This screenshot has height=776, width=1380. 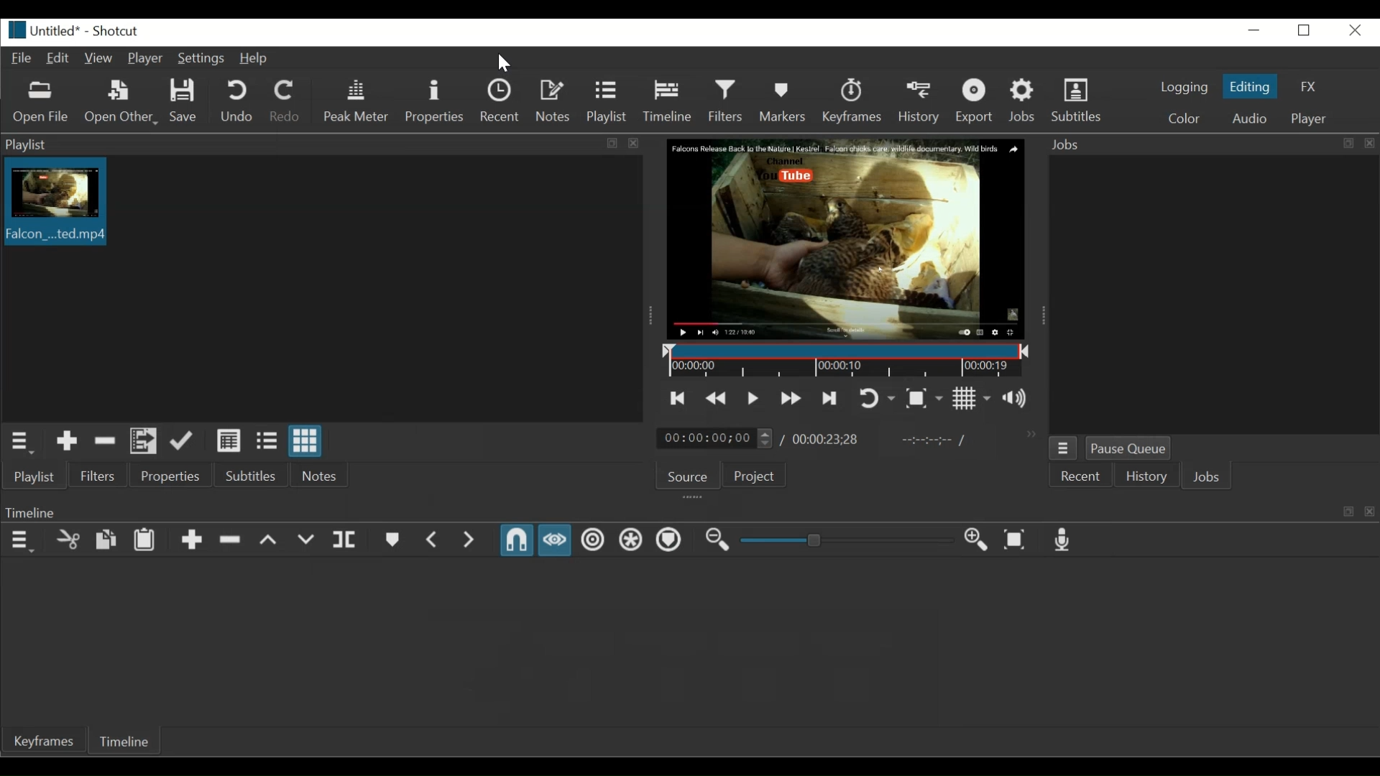 What do you see at coordinates (678, 398) in the screenshot?
I see `Skip to the previous point` at bounding box center [678, 398].